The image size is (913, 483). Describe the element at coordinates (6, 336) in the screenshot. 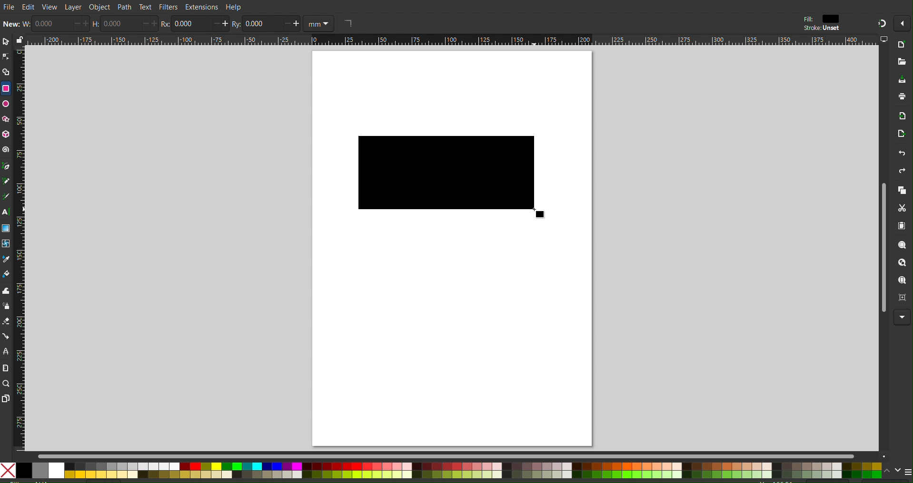

I see `Connection` at that location.